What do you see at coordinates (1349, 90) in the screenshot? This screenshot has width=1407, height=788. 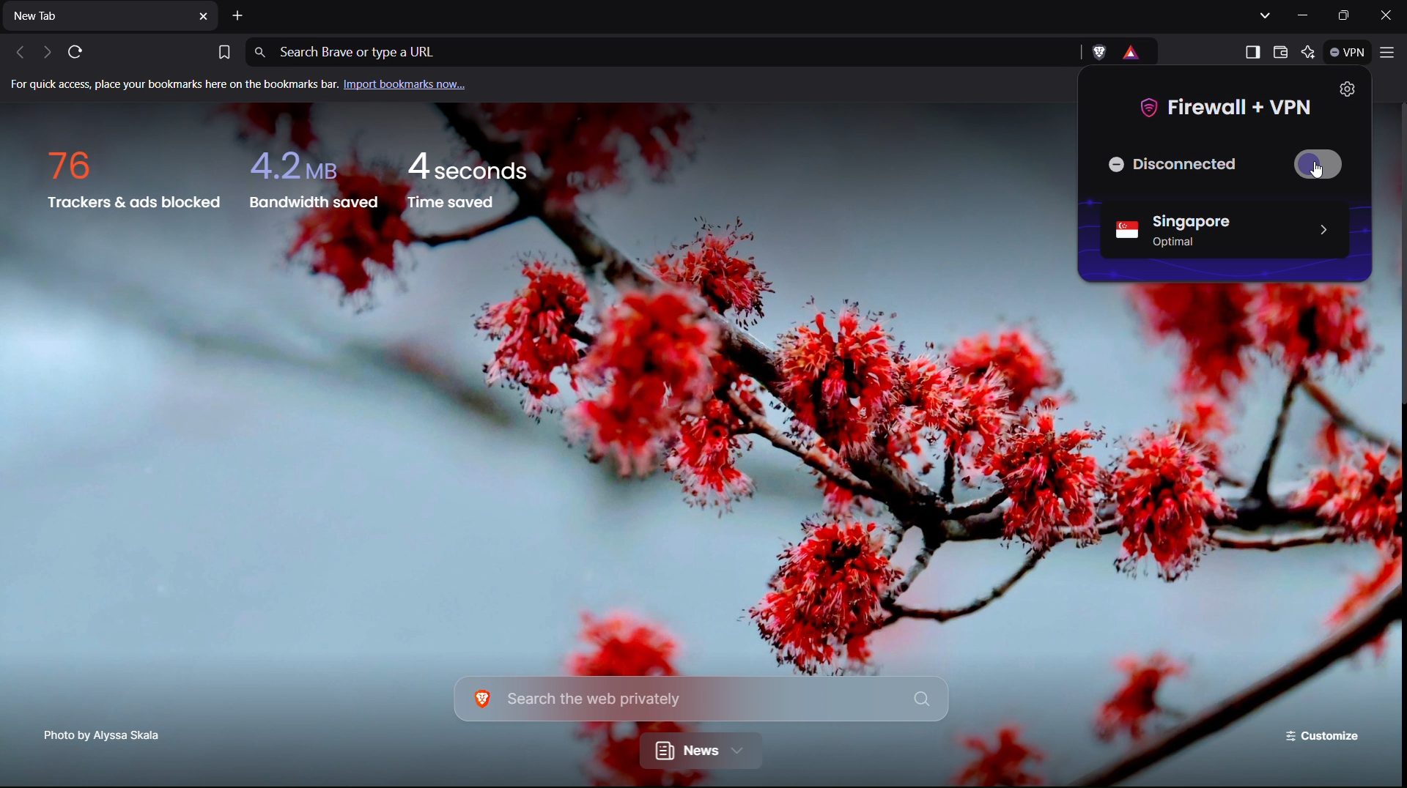 I see `Settings` at bounding box center [1349, 90].